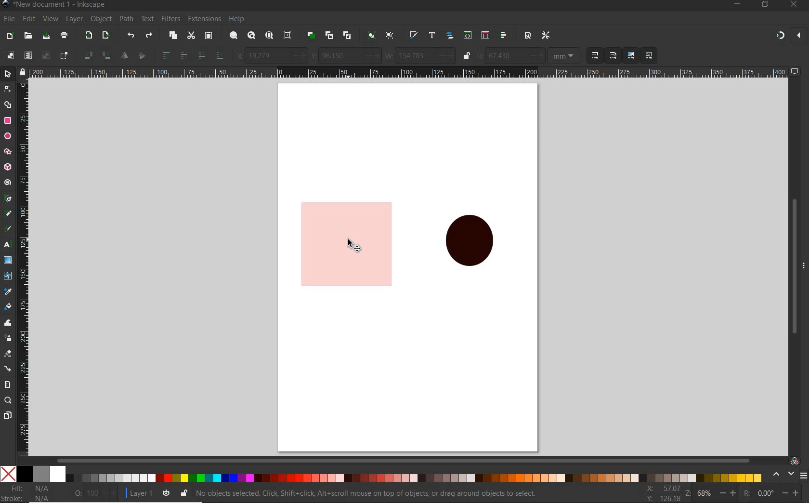  What do you see at coordinates (142, 54) in the screenshot?
I see `object flip vertical` at bounding box center [142, 54].